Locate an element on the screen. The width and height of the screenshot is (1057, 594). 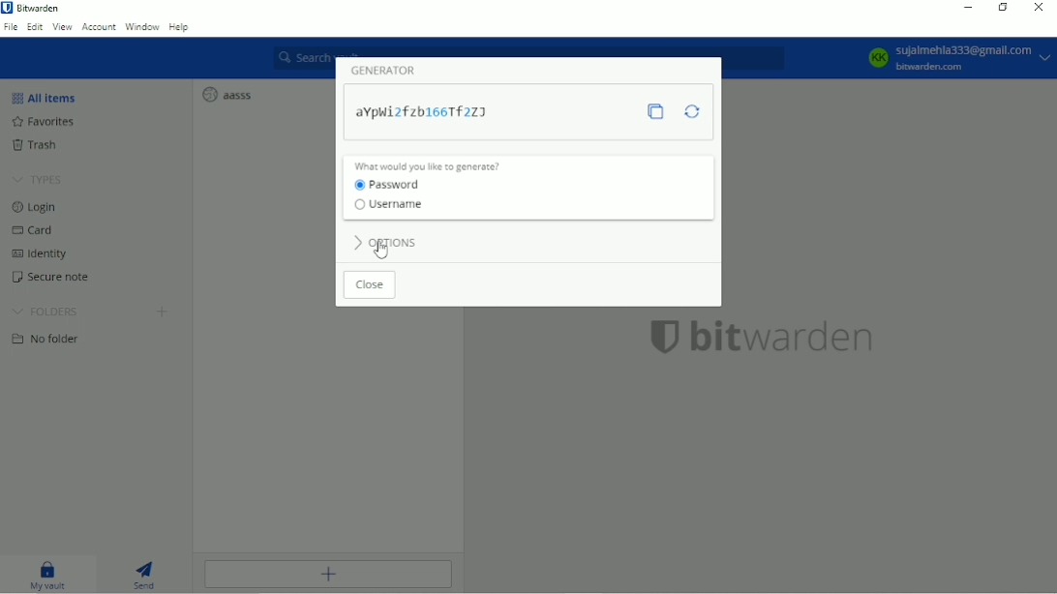
Account is located at coordinates (957, 59).